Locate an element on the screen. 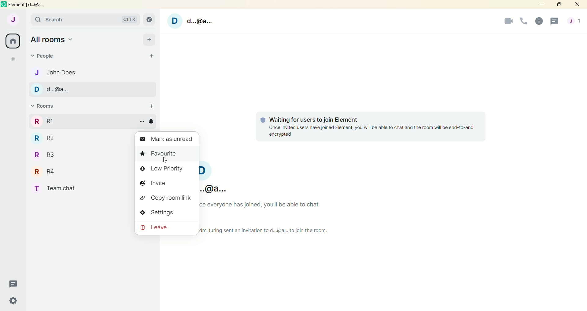 This screenshot has width=587, height=311. v Rooms is located at coordinates (50, 107).